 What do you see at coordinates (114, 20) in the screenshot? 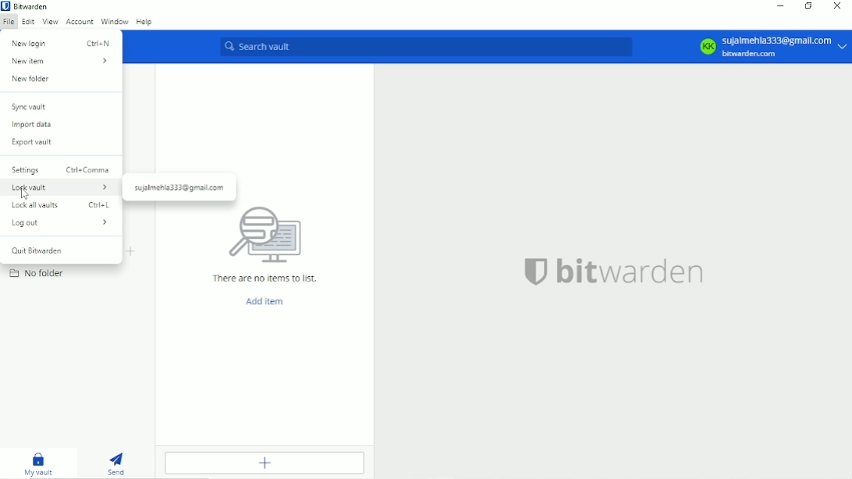
I see `Window` at bounding box center [114, 20].